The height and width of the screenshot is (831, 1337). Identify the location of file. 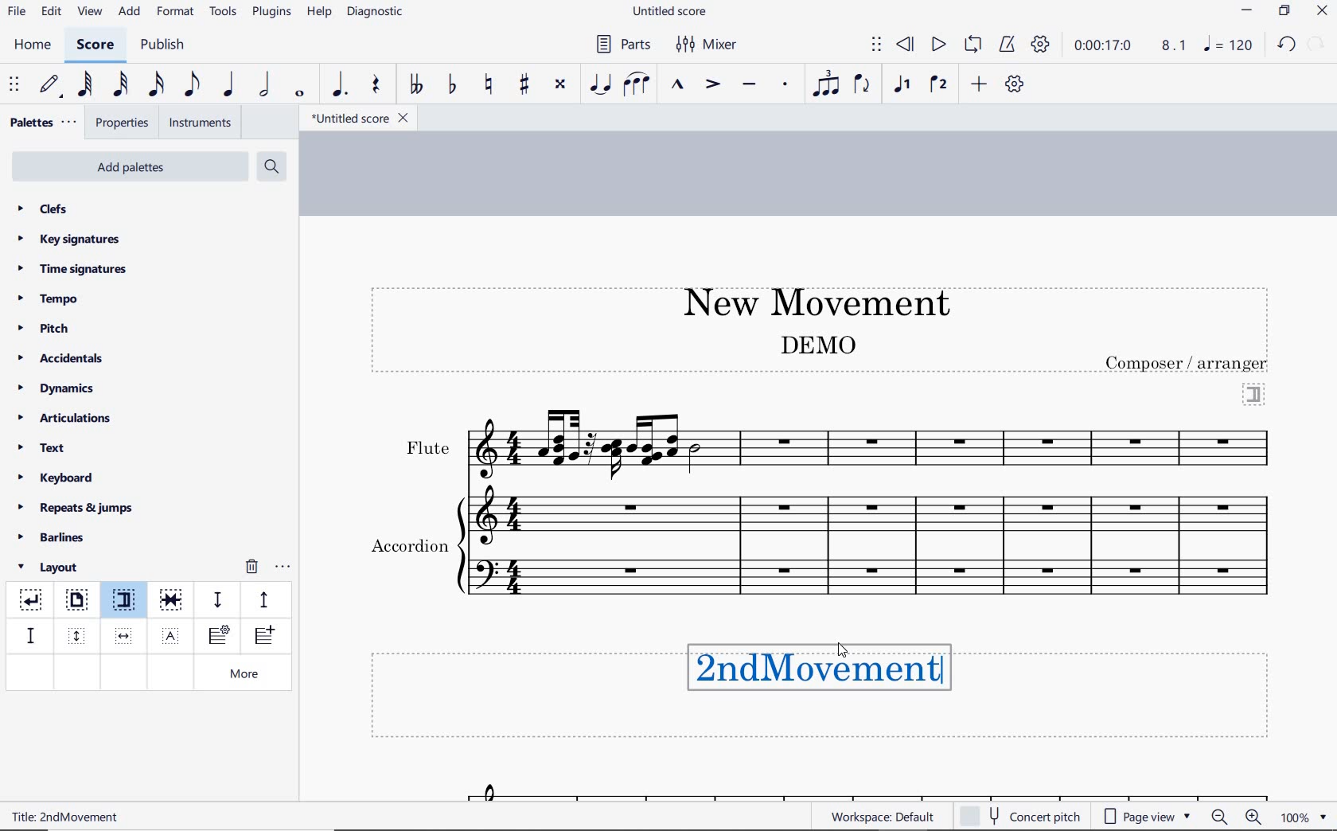
(16, 14).